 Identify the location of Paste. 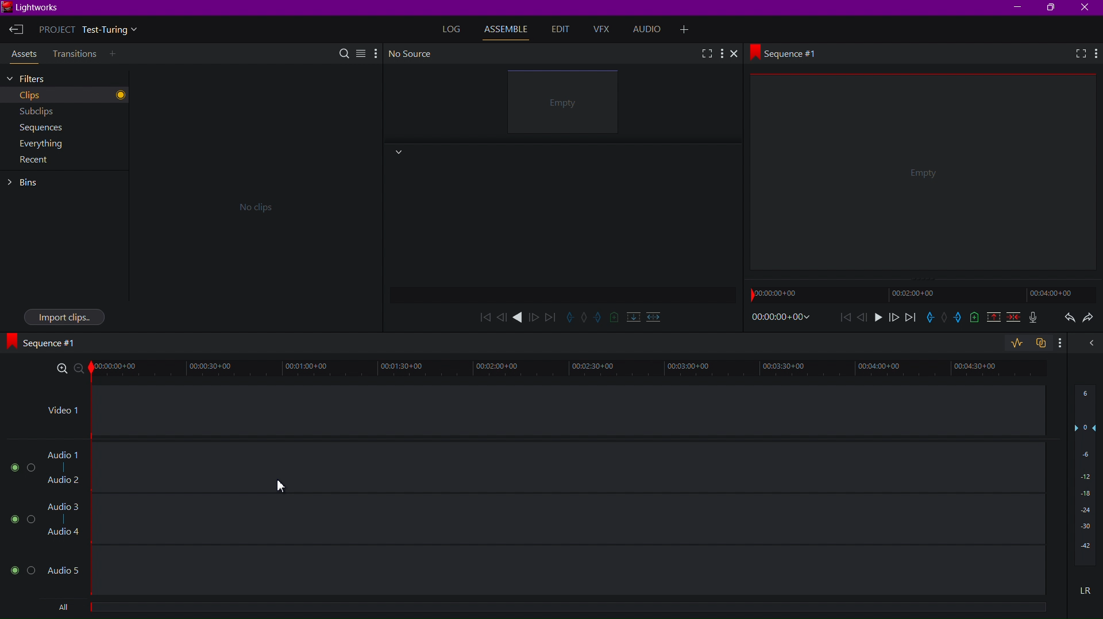
(1043, 344).